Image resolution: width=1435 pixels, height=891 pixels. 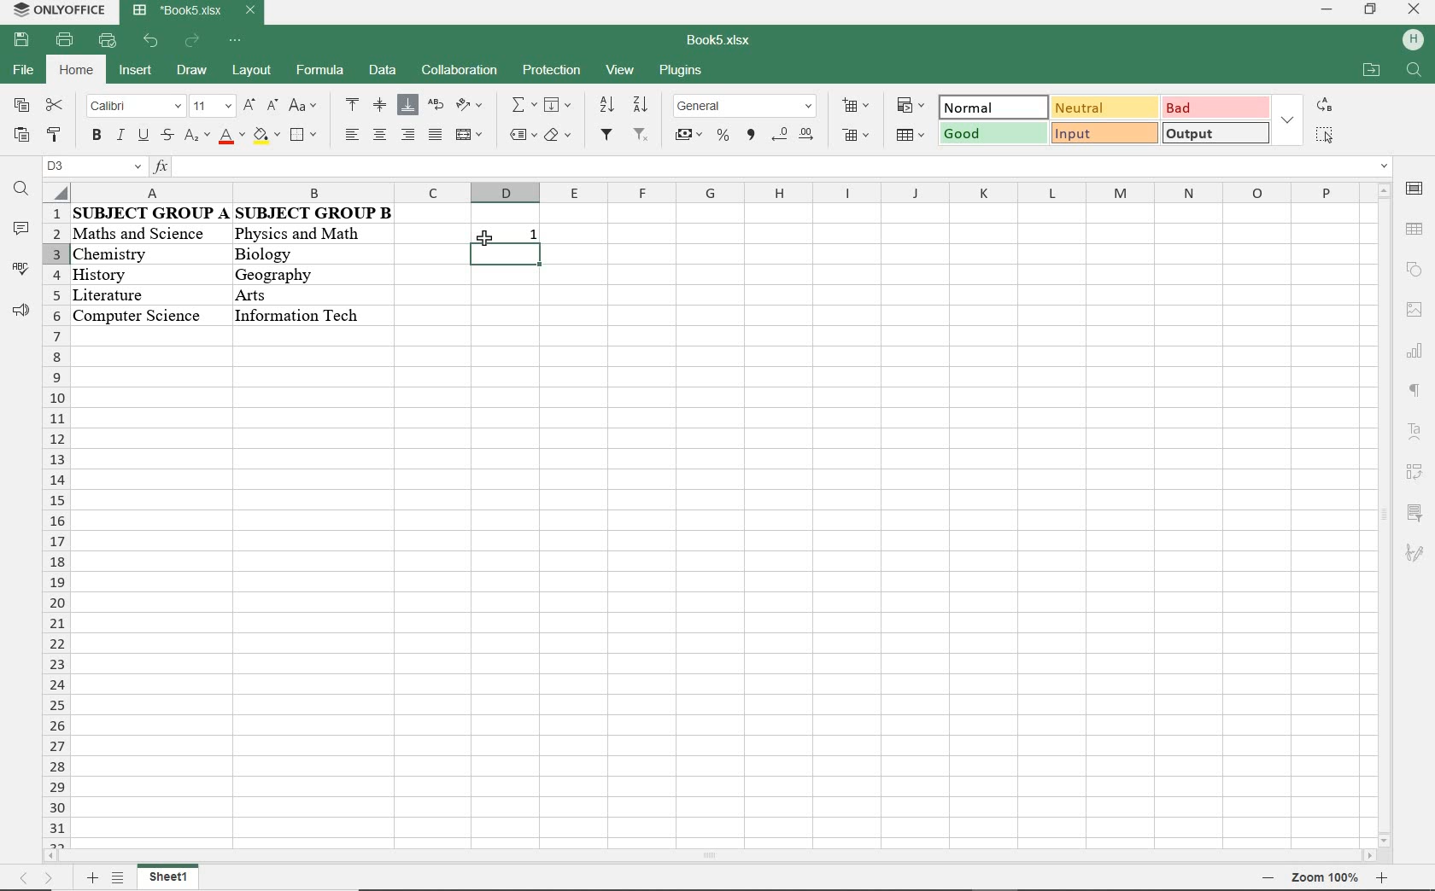 I want to click on add sheet, so click(x=90, y=880).